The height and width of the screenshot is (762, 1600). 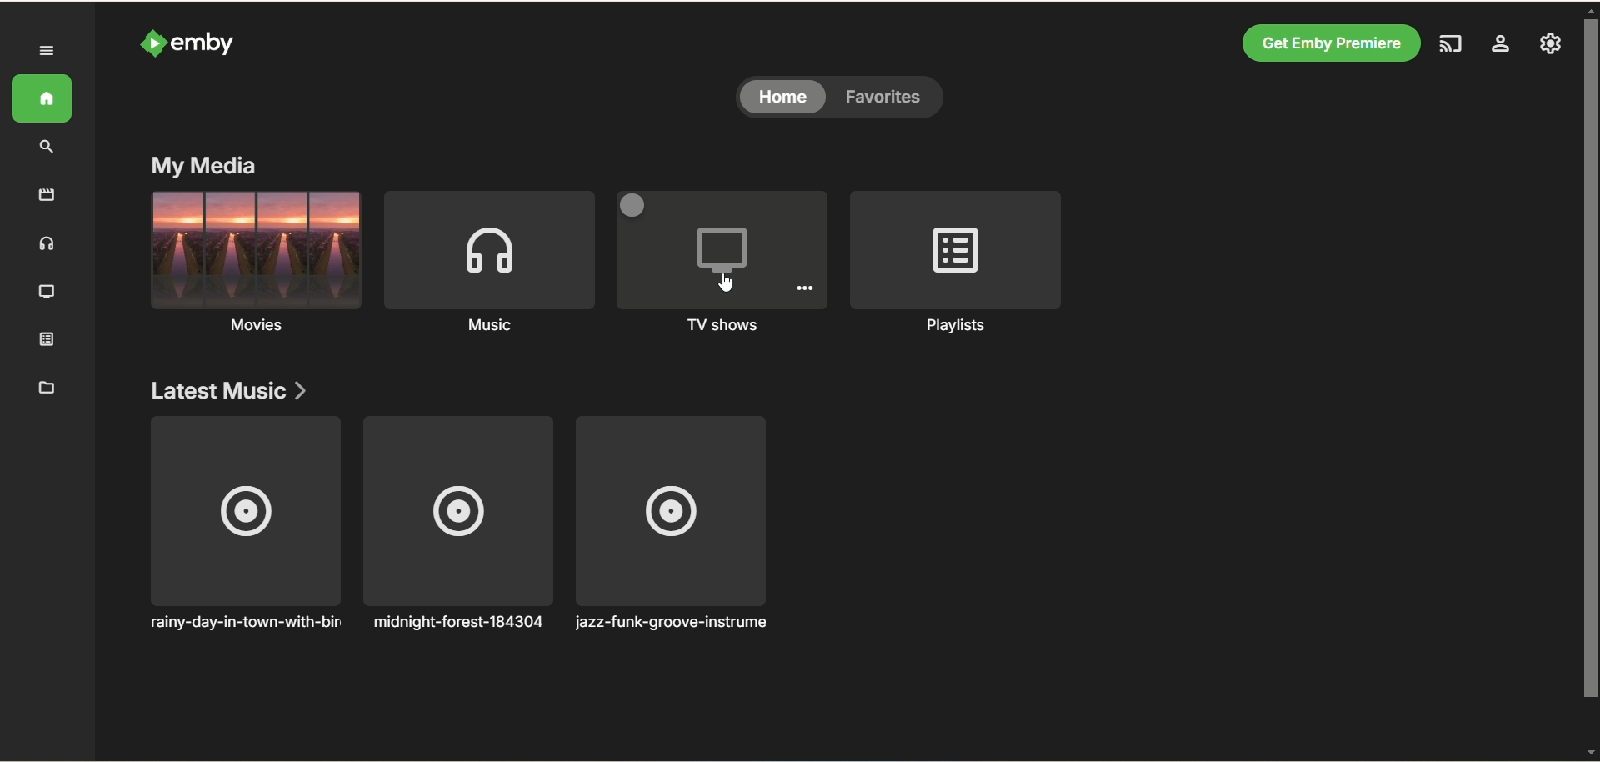 I want to click on rainy-day-in-town-with-bir, so click(x=242, y=529).